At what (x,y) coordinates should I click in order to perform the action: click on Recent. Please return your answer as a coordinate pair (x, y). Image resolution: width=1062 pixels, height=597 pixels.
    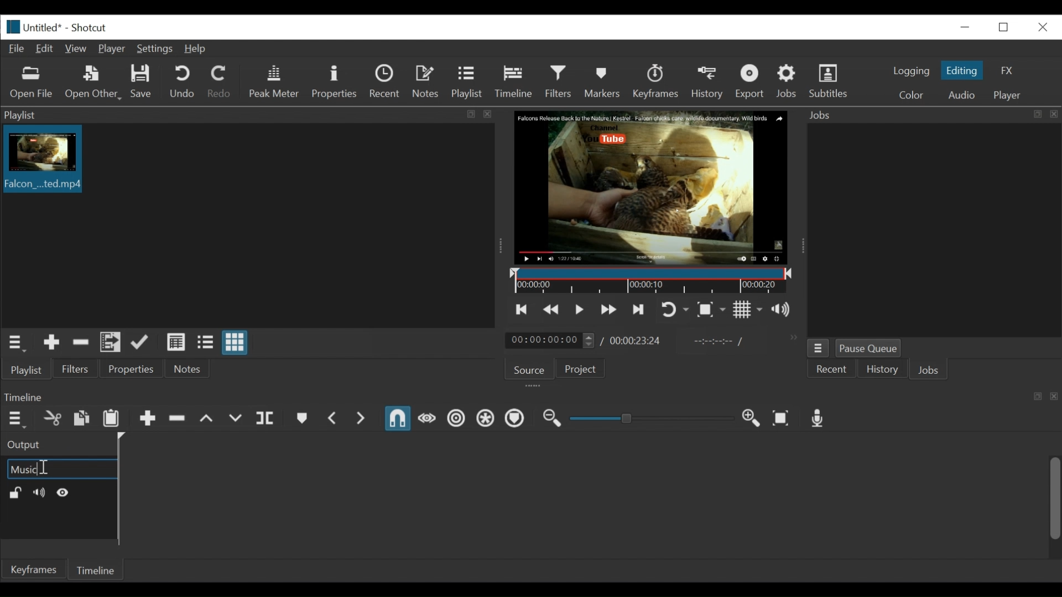
    Looking at the image, I should click on (831, 370).